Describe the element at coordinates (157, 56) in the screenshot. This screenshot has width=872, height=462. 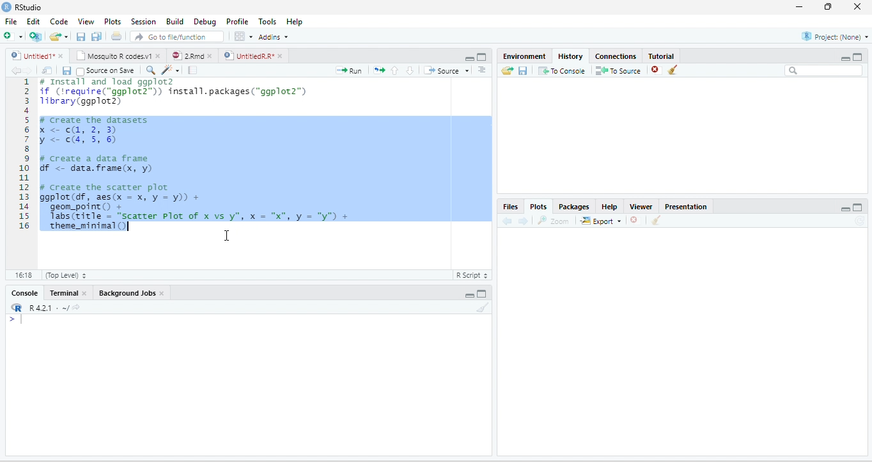
I see `close` at that location.